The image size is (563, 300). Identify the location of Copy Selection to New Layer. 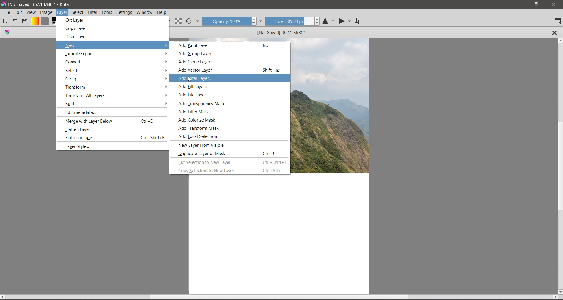
(231, 170).